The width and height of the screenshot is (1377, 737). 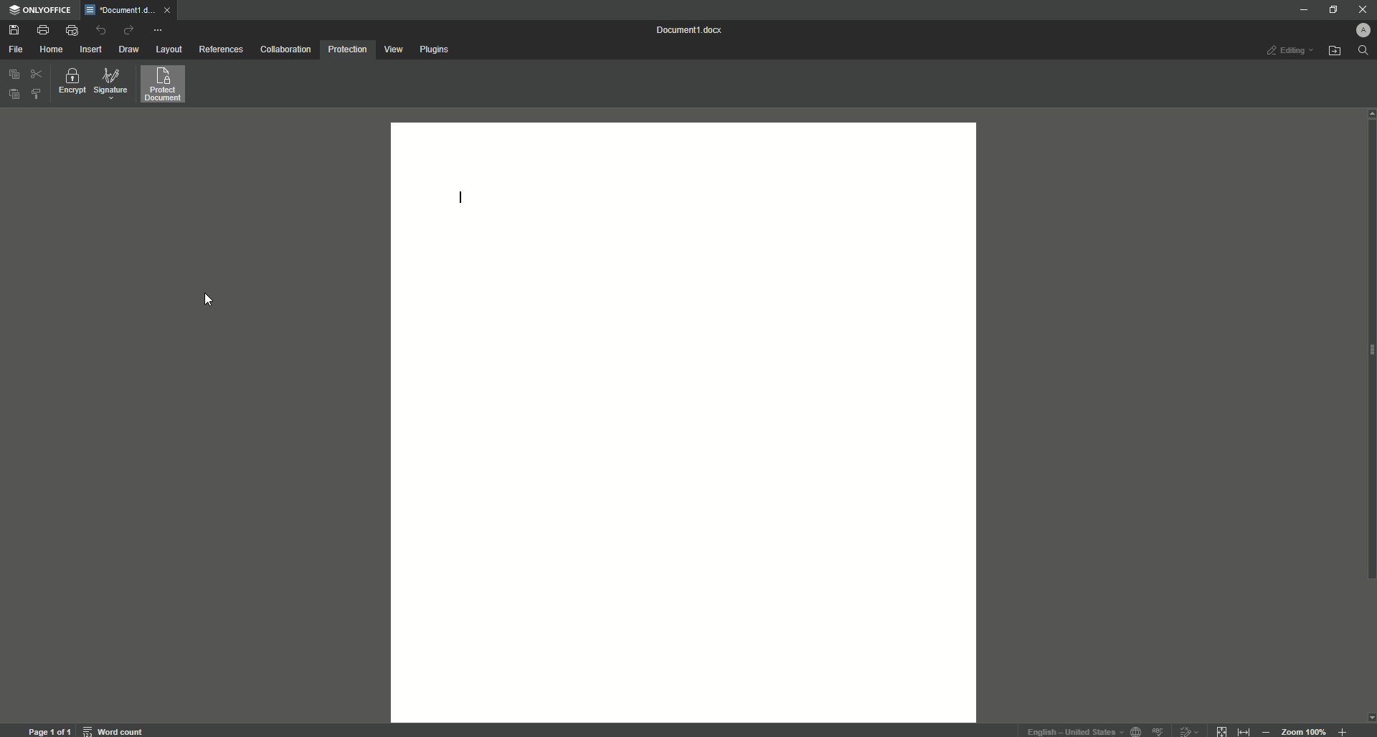 I want to click on Protection, so click(x=349, y=48).